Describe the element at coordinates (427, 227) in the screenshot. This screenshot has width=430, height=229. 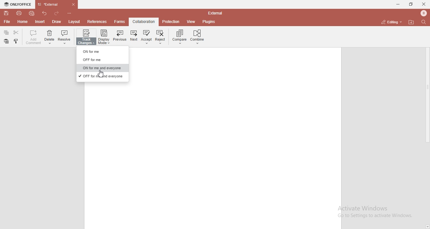
I see `page down` at that location.